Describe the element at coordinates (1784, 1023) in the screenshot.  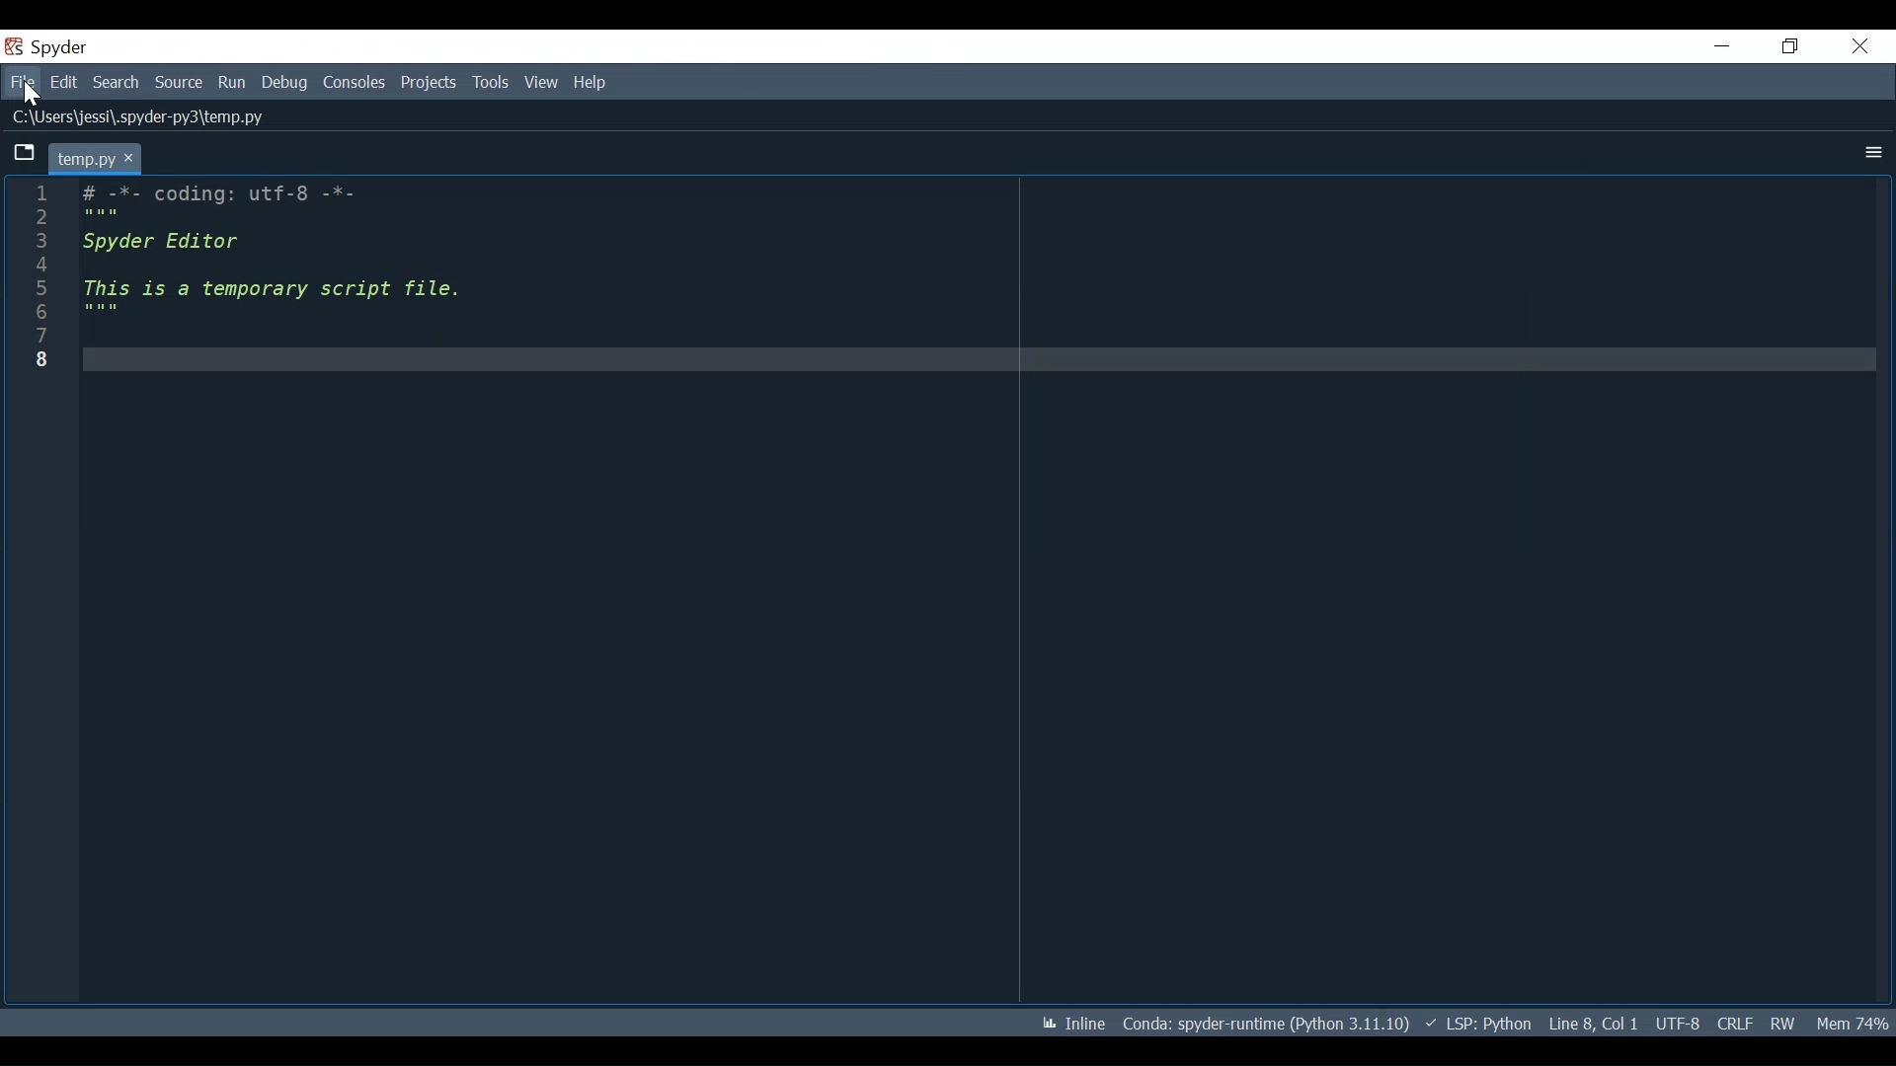
I see `File Permission` at that location.